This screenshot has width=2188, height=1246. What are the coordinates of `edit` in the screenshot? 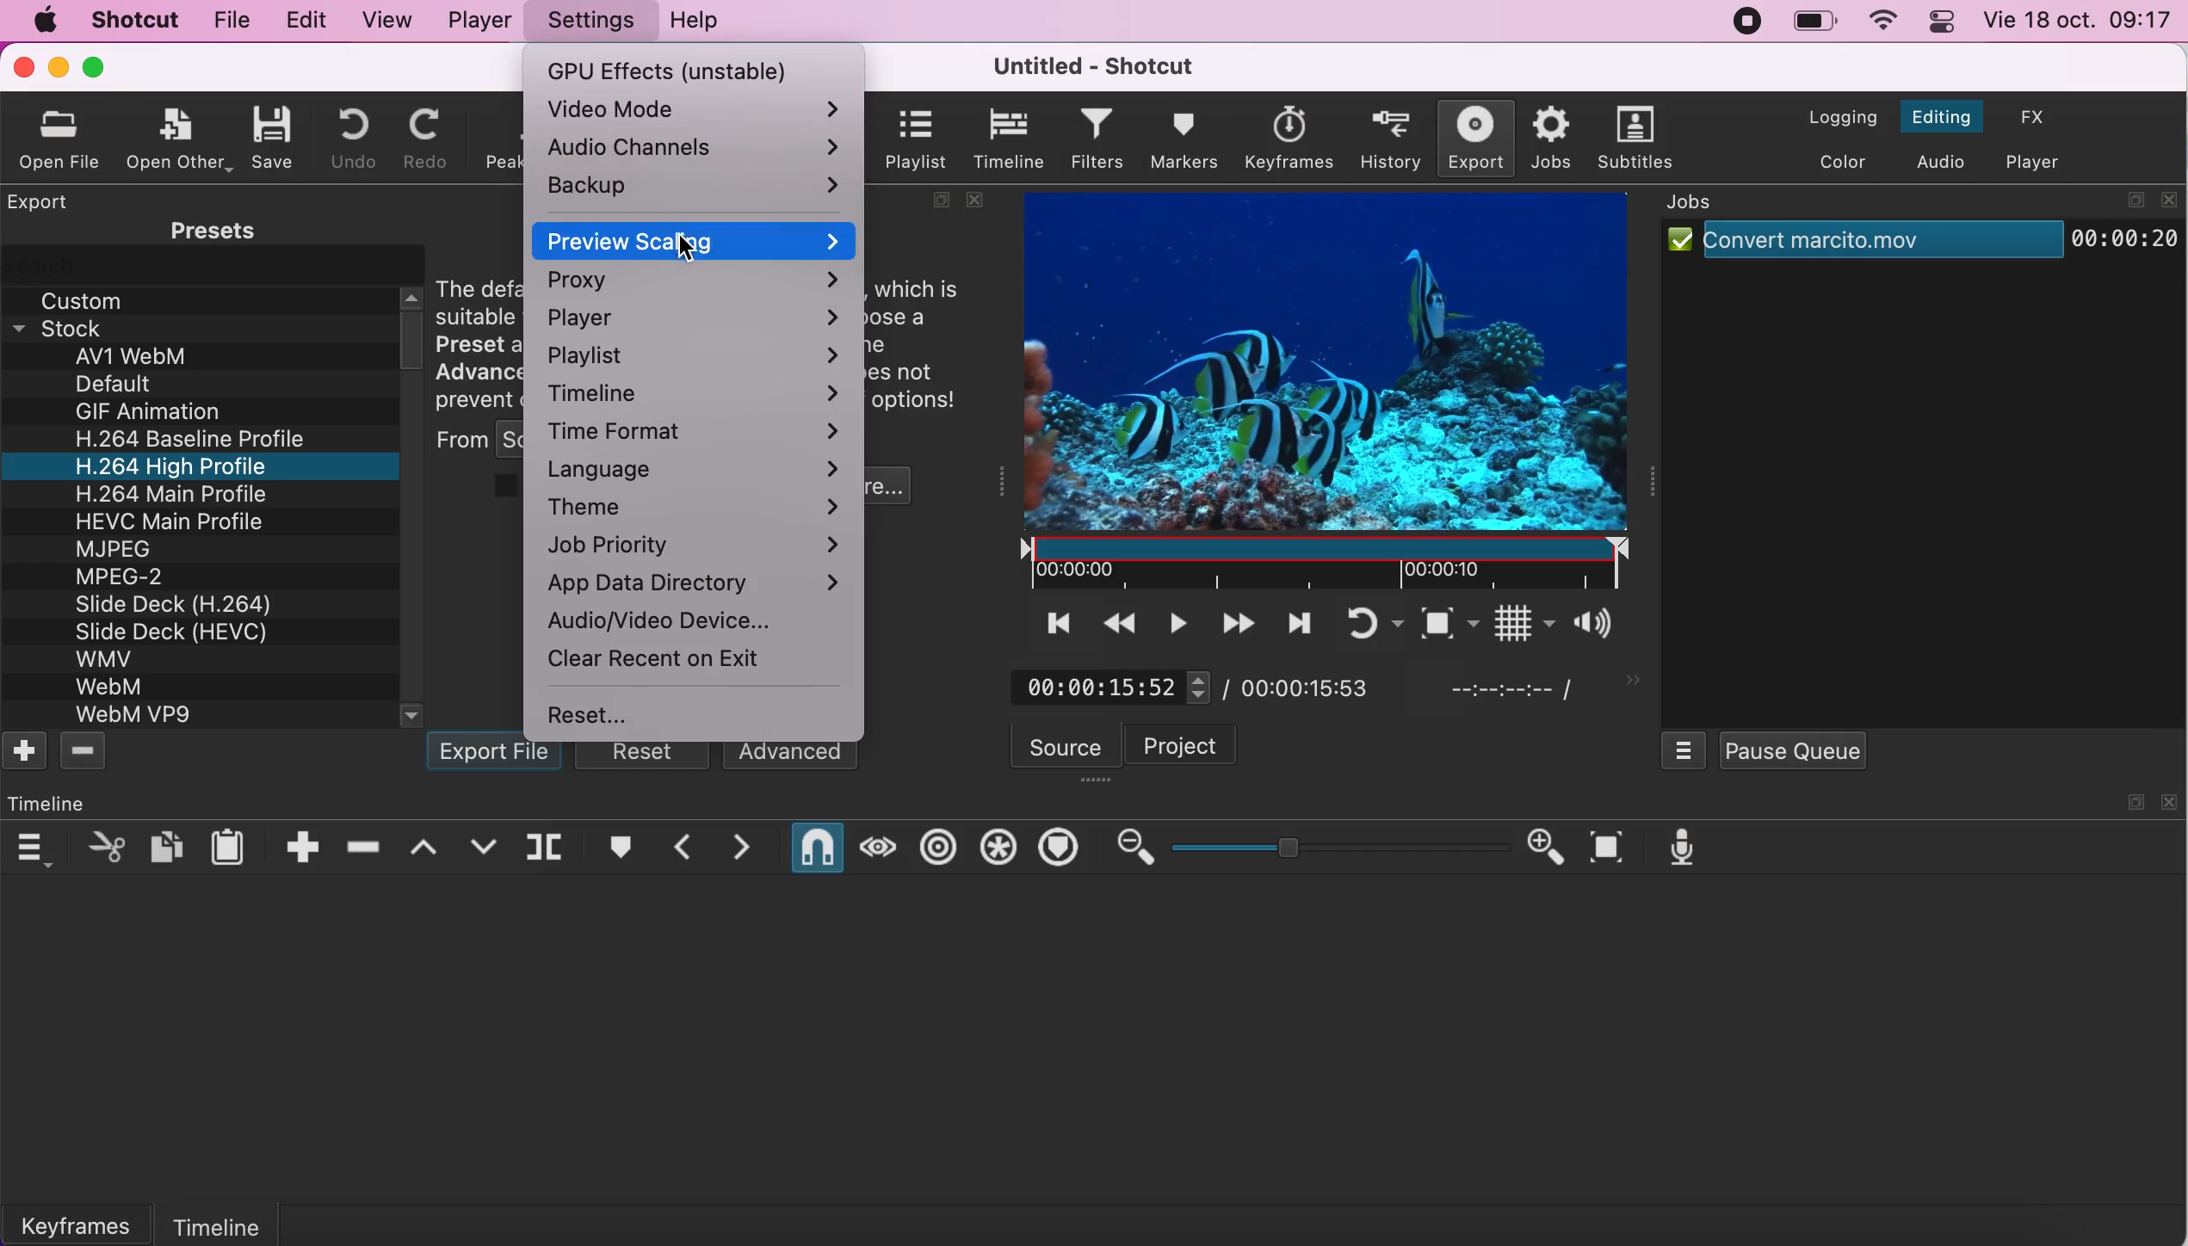 It's located at (302, 18).